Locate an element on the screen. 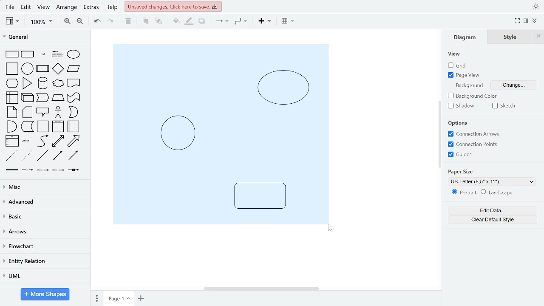 Image resolution: width=544 pixels, height=306 pixels. style is located at coordinates (512, 37).